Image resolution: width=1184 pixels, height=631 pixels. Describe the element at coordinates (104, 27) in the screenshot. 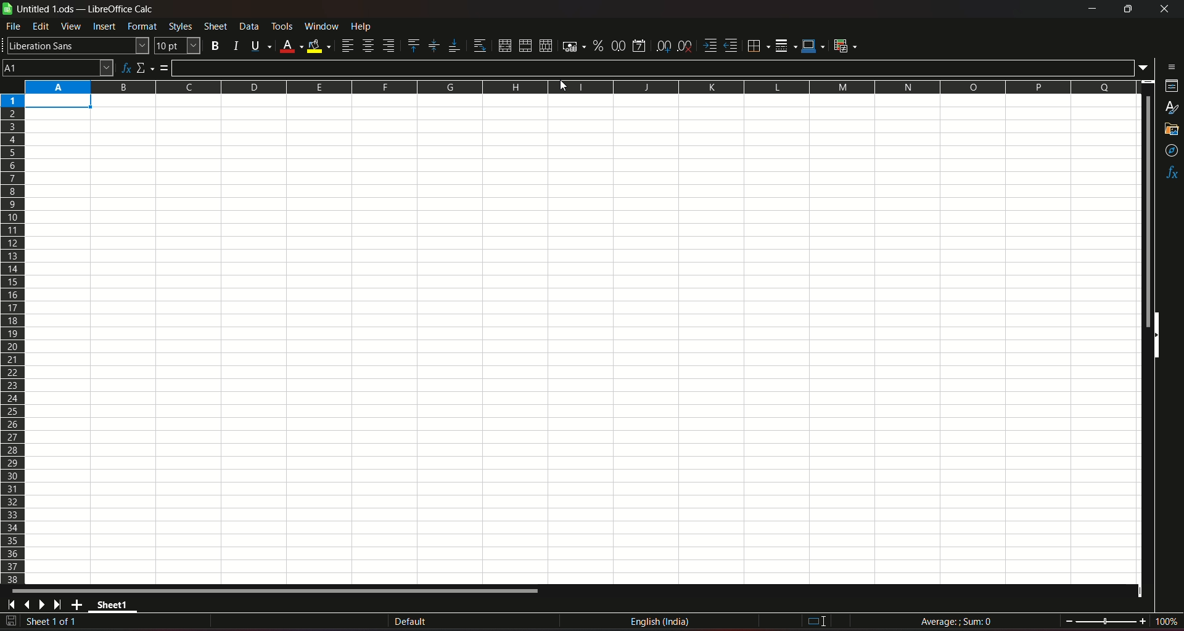

I see `insert` at that location.